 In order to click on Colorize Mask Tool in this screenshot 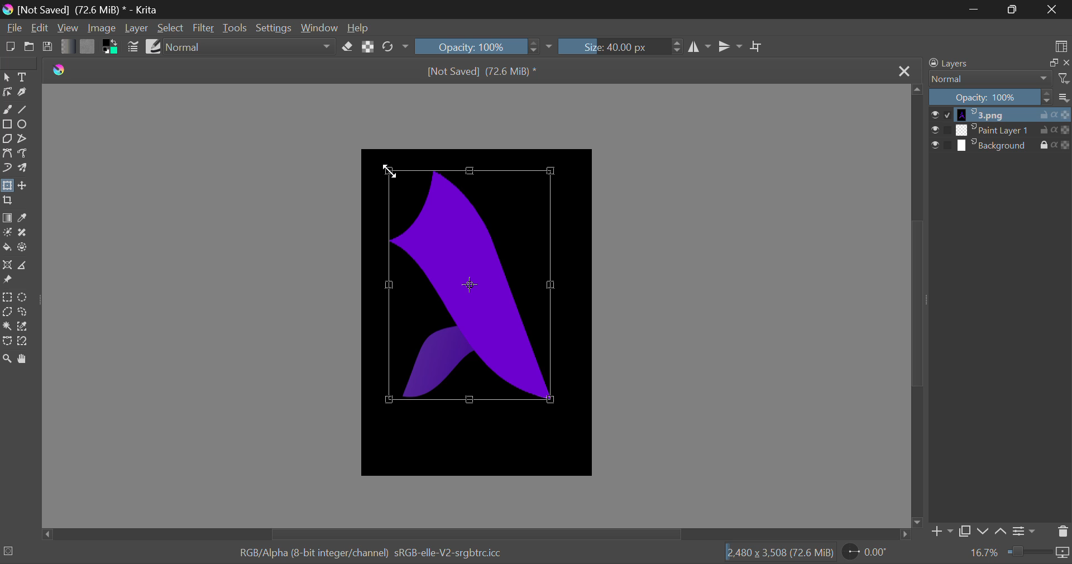, I will do `click(8, 233)`.